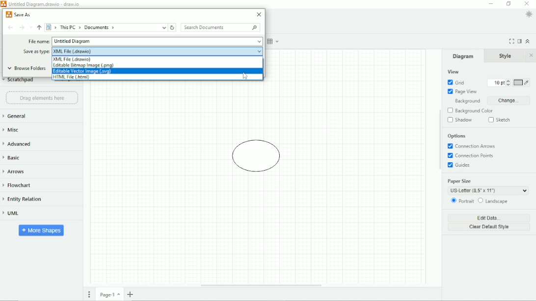  What do you see at coordinates (13, 130) in the screenshot?
I see `Misc` at bounding box center [13, 130].